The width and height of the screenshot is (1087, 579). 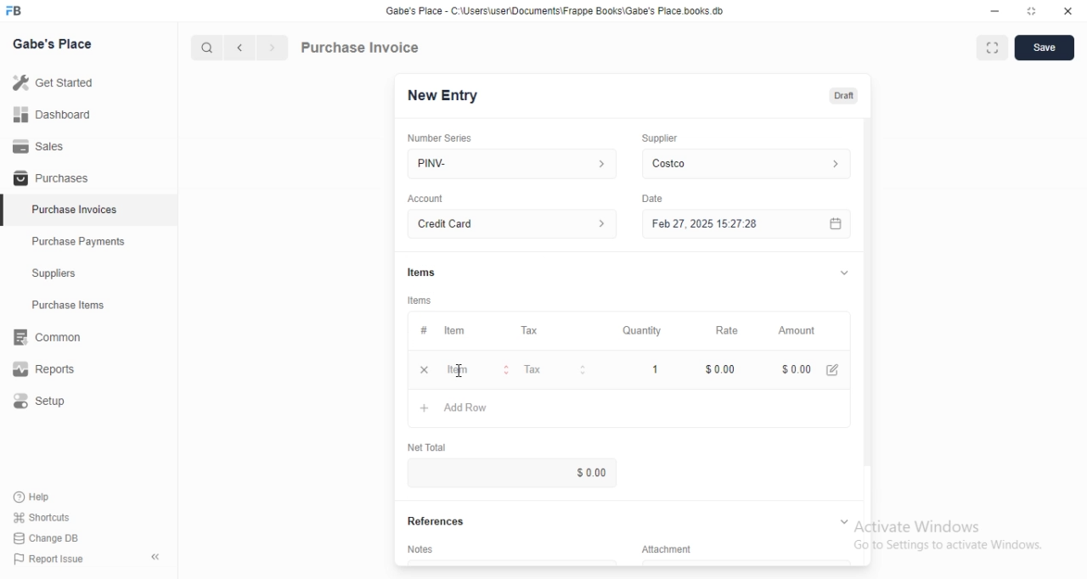 What do you see at coordinates (553, 369) in the screenshot?
I see `Tax` at bounding box center [553, 369].